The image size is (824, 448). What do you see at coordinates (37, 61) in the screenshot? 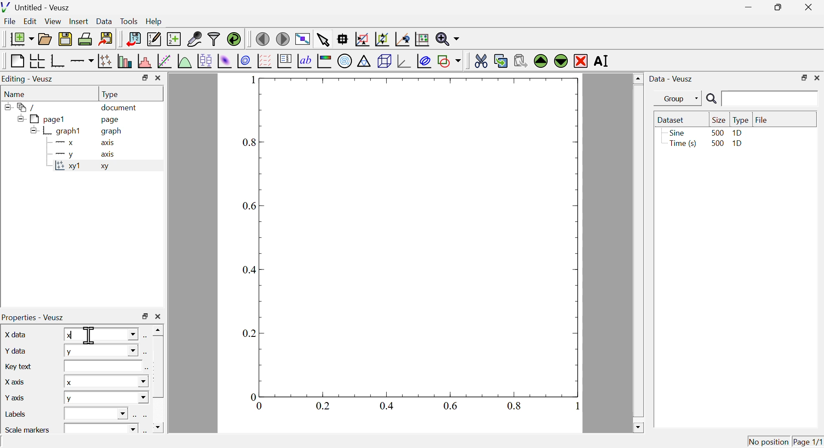
I see `arrange graphs in a grid` at bounding box center [37, 61].